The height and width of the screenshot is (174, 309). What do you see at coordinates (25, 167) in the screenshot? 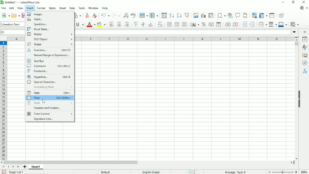
I see `Add sheet` at bounding box center [25, 167].